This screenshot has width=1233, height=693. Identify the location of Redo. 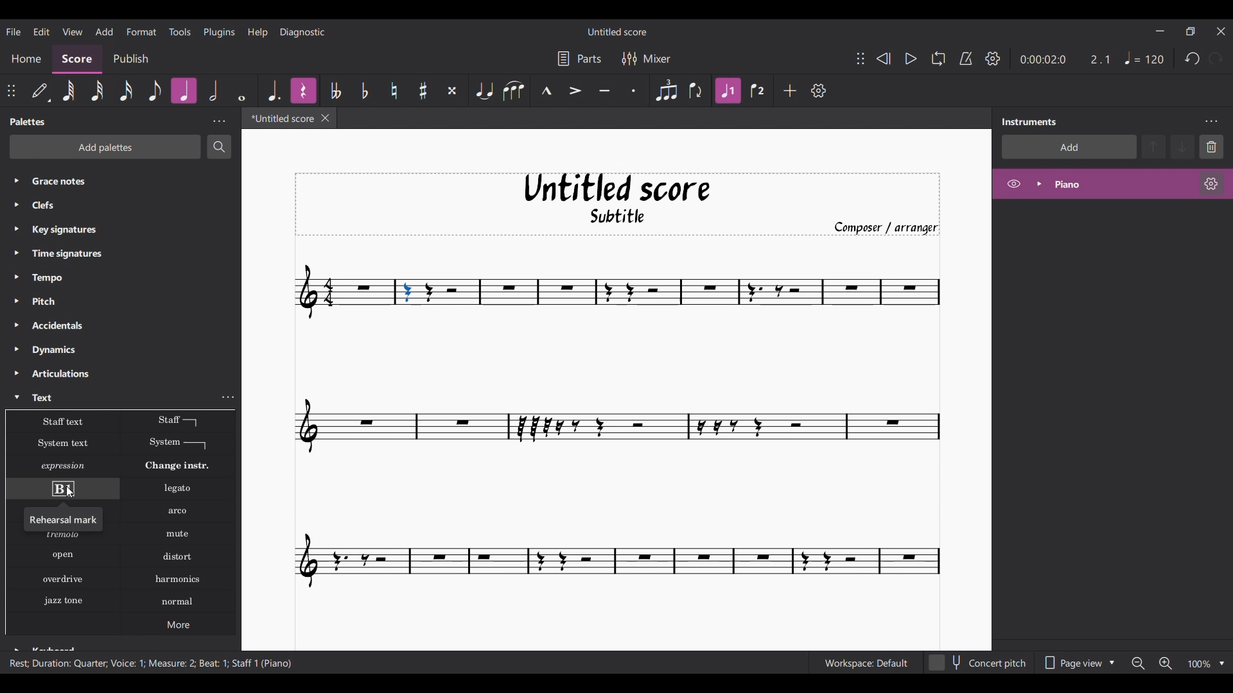
(1217, 58).